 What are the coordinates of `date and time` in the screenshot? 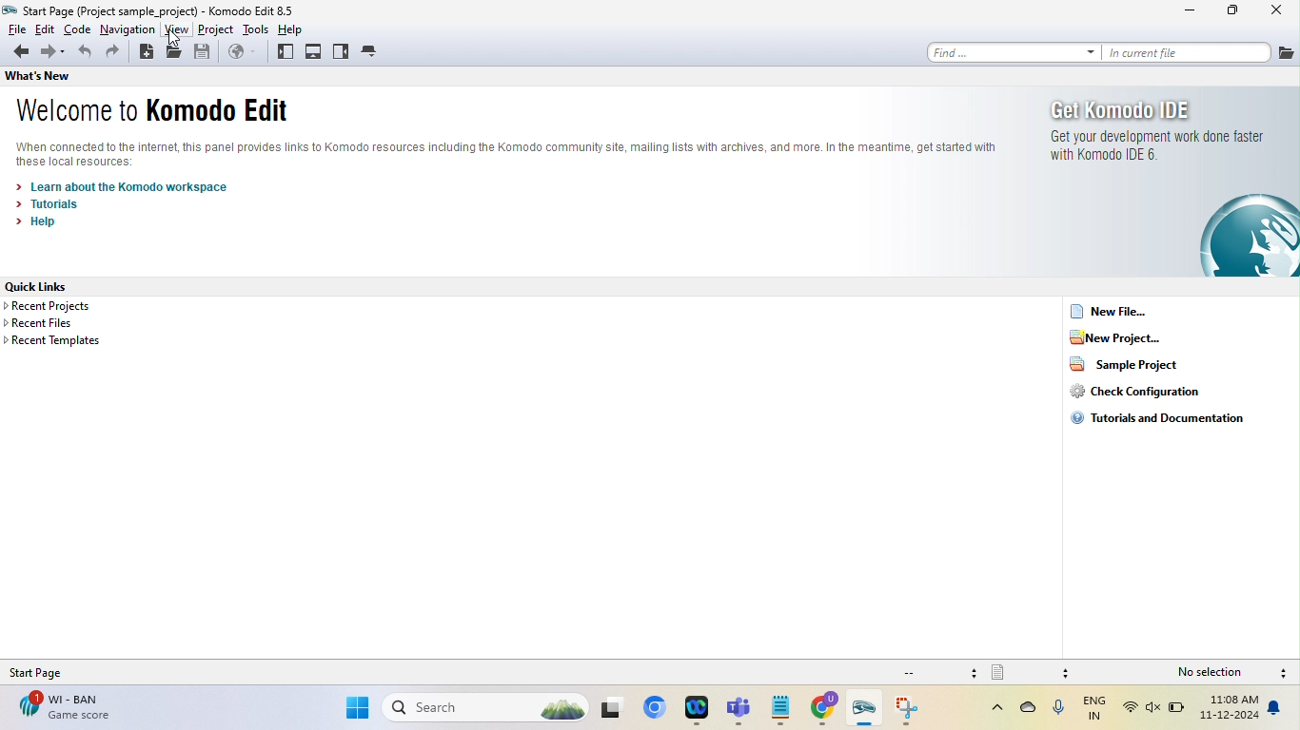 It's located at (1230, 710).